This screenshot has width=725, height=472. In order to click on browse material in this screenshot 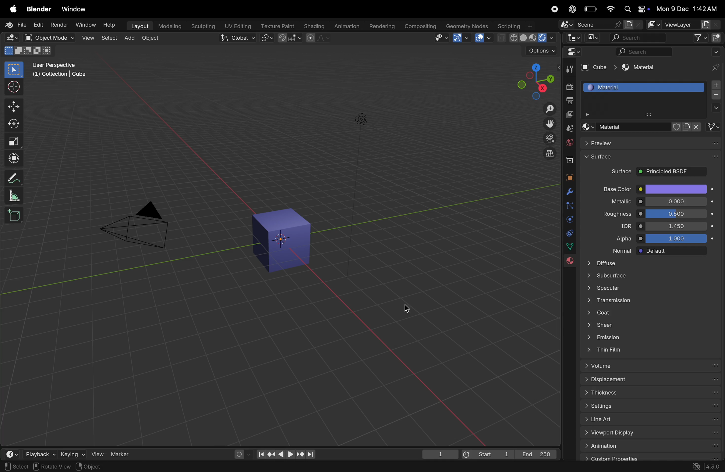, I will do `click(587, 127)`.